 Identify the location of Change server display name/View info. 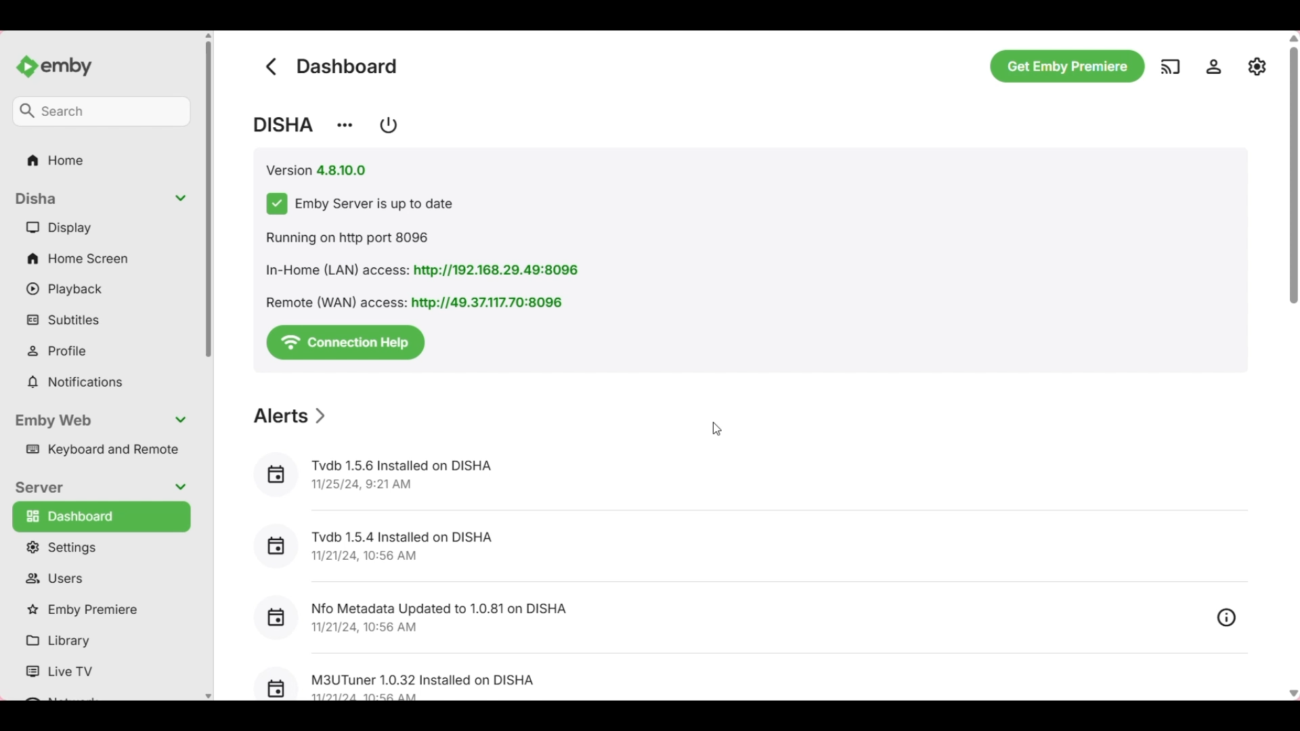
(344, 126).